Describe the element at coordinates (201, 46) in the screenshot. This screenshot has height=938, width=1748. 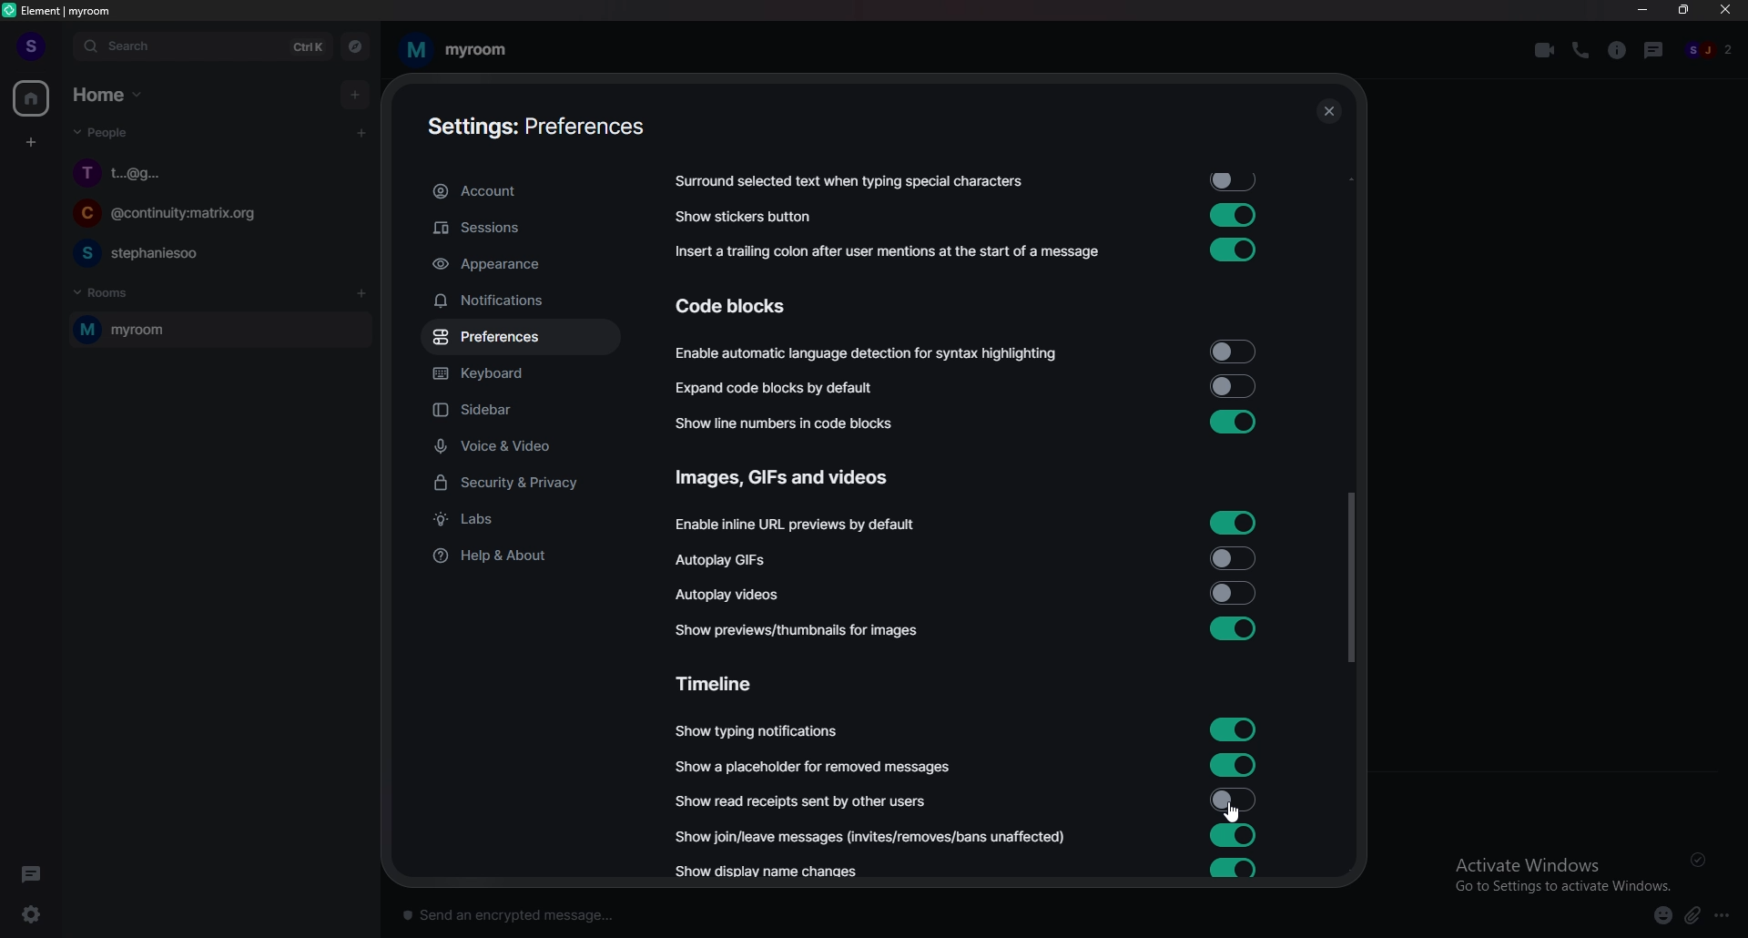
I see `search` at that location.